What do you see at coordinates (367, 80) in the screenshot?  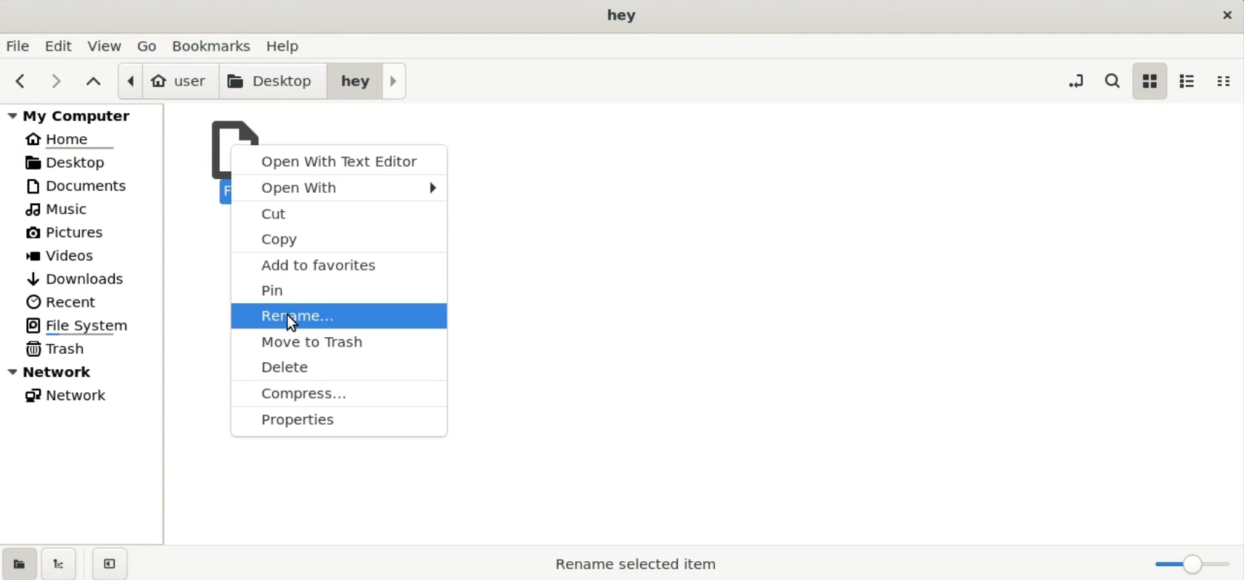 I see `hey` at bounding box center [367, 80].